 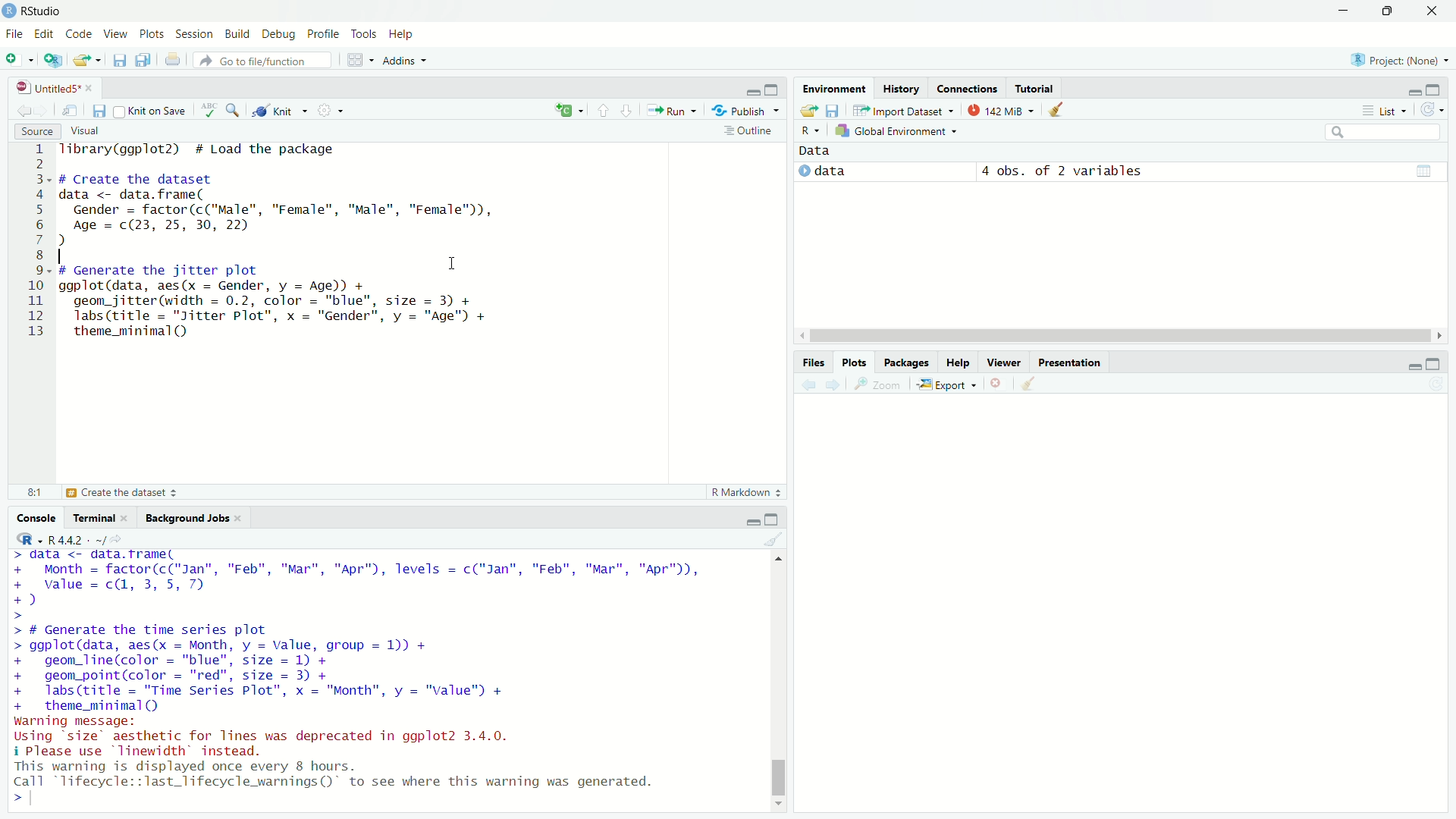 What do you see at coordinates (1439, 362) in the screenshot?
I see `maximize` at bounding box center [1439, 362].